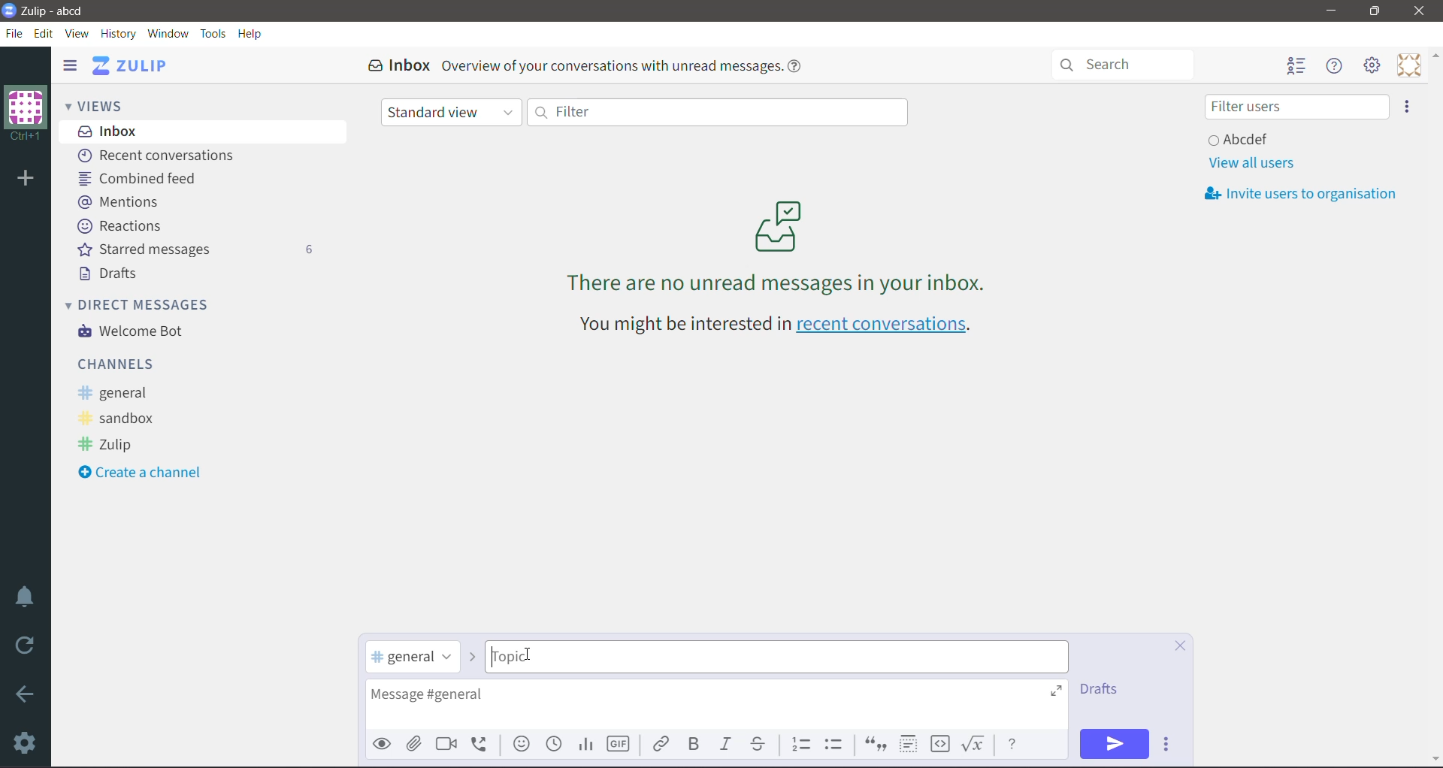 Image resolution: width=1443 pixels, height=768 pixels. I want to click on Numbered list, so click(801, 742).